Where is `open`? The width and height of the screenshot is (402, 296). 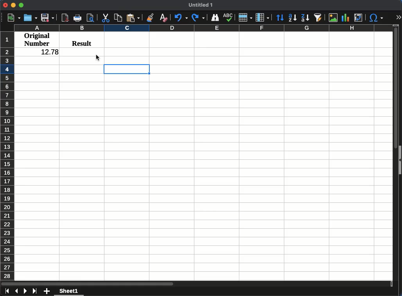
open is located at coordinates (31, 18).